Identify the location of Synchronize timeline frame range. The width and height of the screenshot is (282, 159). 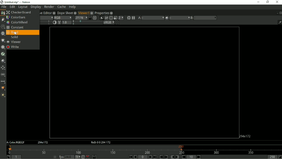
(94, 157).